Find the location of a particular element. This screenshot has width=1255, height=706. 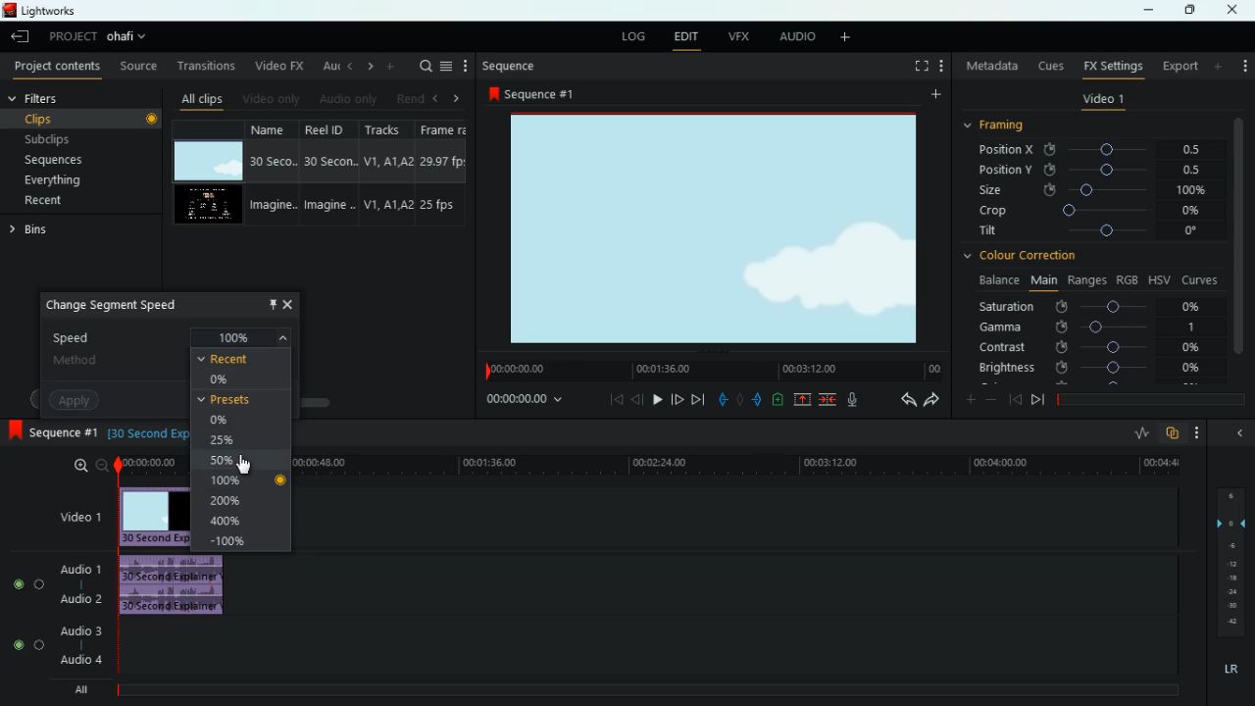

close is located at coordinates (288, 303).